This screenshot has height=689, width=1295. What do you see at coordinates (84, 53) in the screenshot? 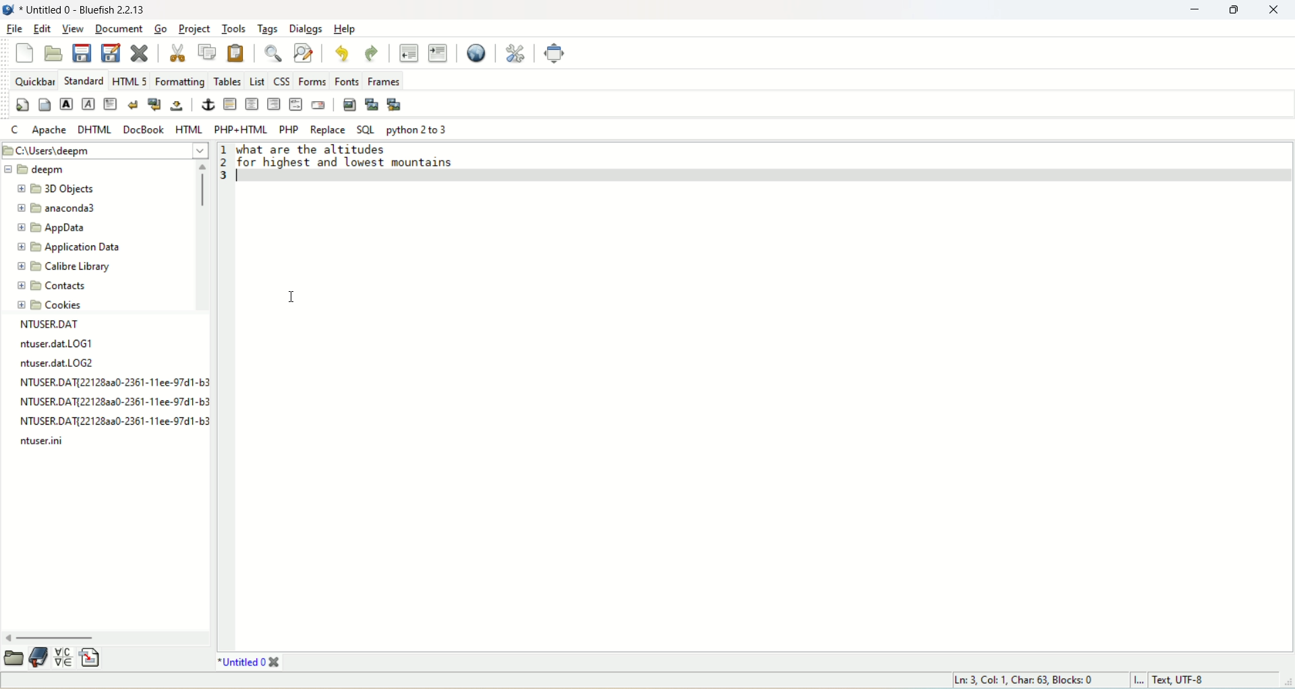
I see `save current file` at bounding box center [84, 53].